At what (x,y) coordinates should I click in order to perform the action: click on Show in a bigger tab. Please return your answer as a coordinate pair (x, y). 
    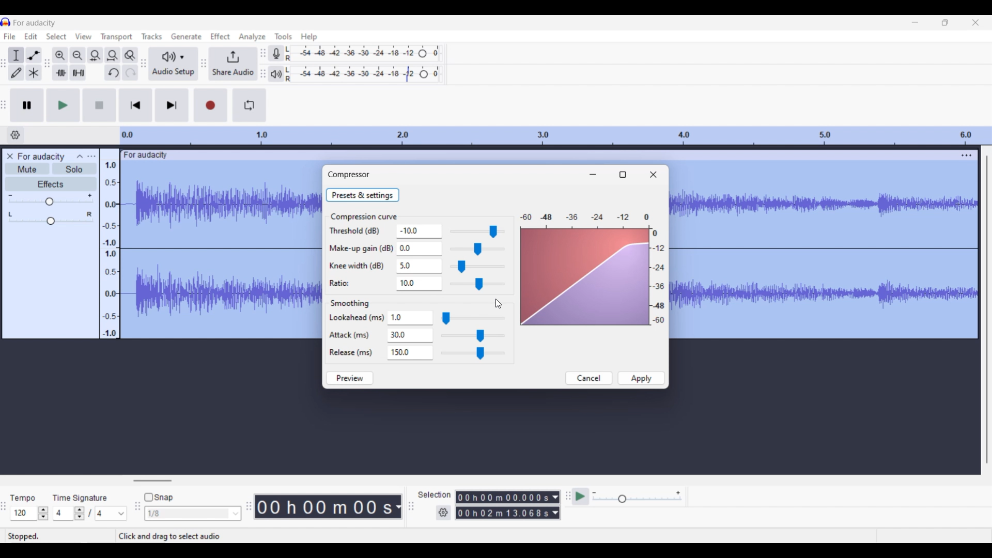
    Looking at the image, I should click on (622, 175).